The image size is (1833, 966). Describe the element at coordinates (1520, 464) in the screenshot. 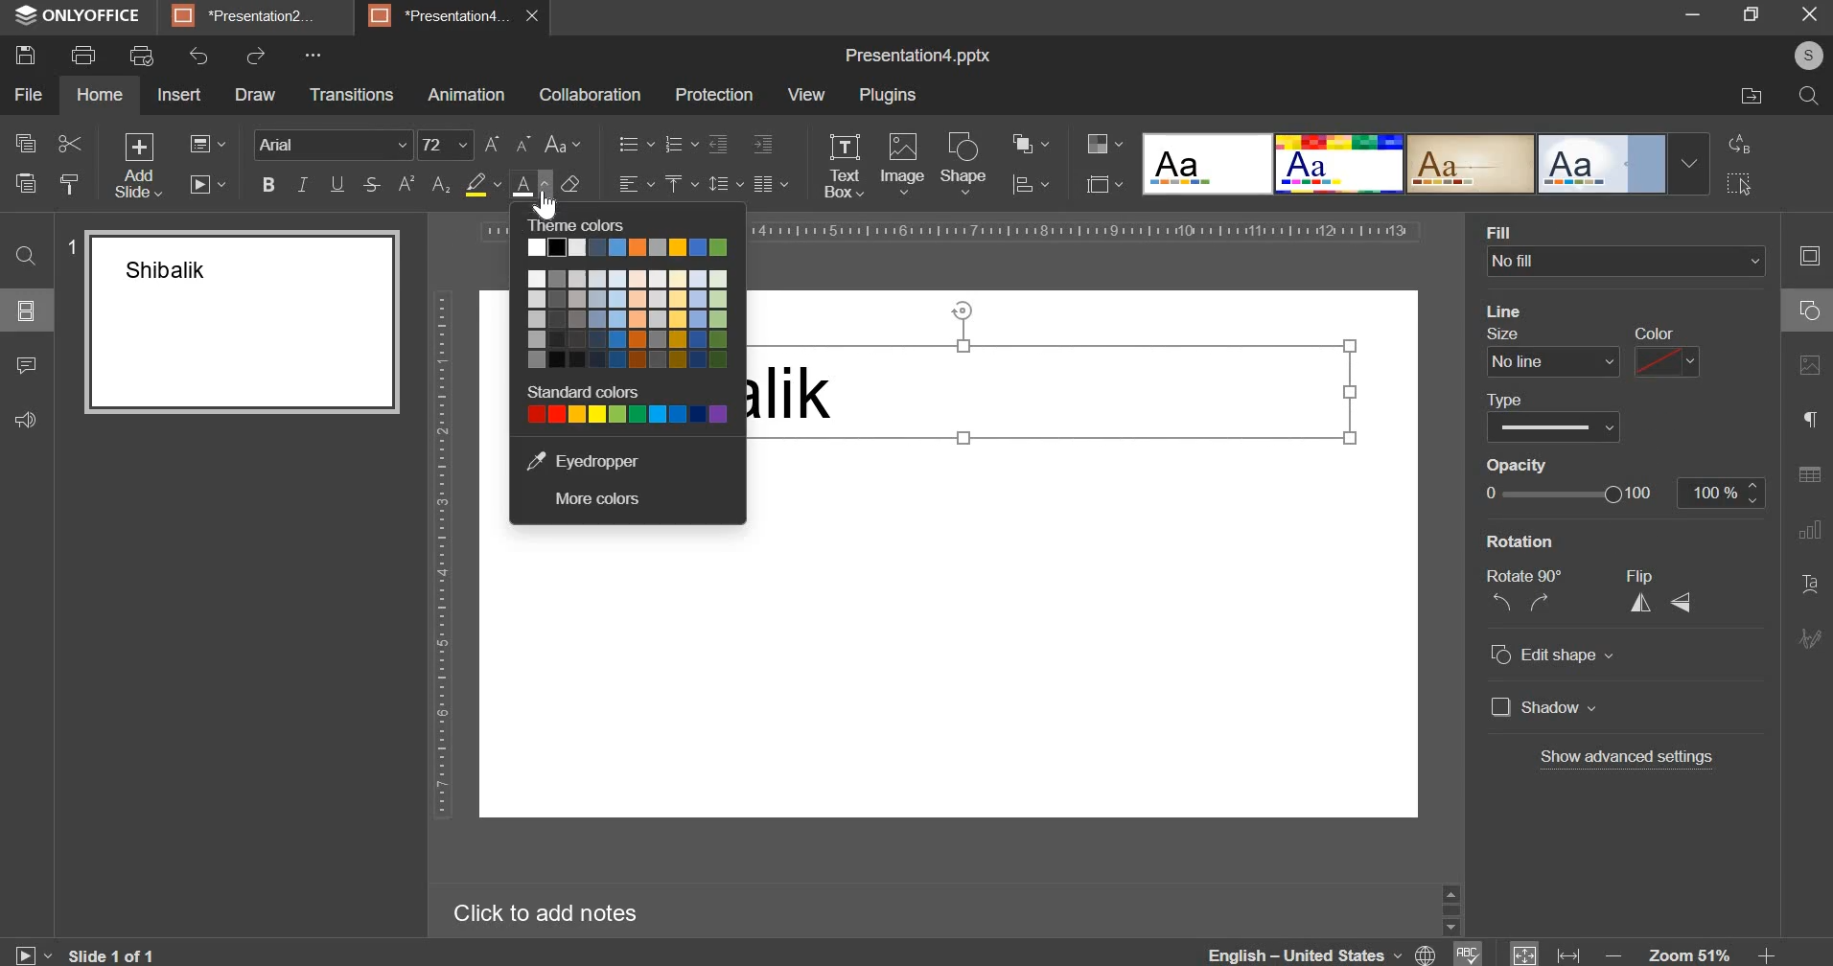

I see `opacity` at that location.